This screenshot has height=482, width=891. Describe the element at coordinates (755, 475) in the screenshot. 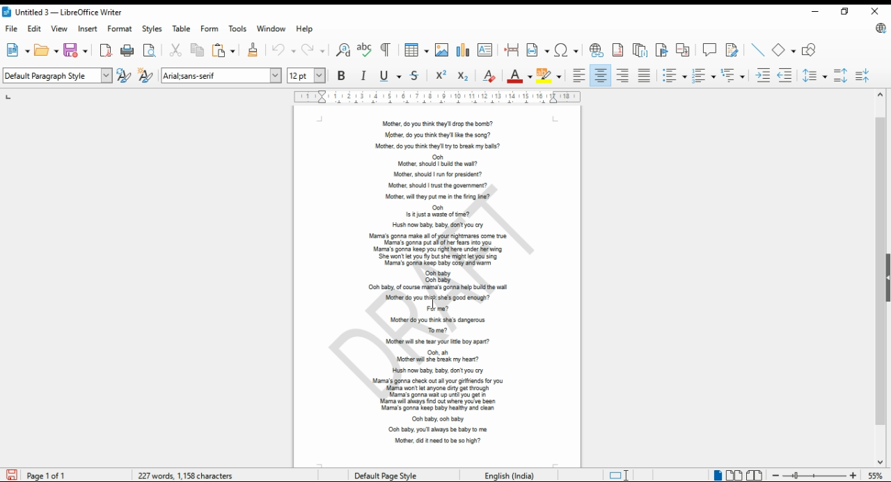

I see `book view` at that location.